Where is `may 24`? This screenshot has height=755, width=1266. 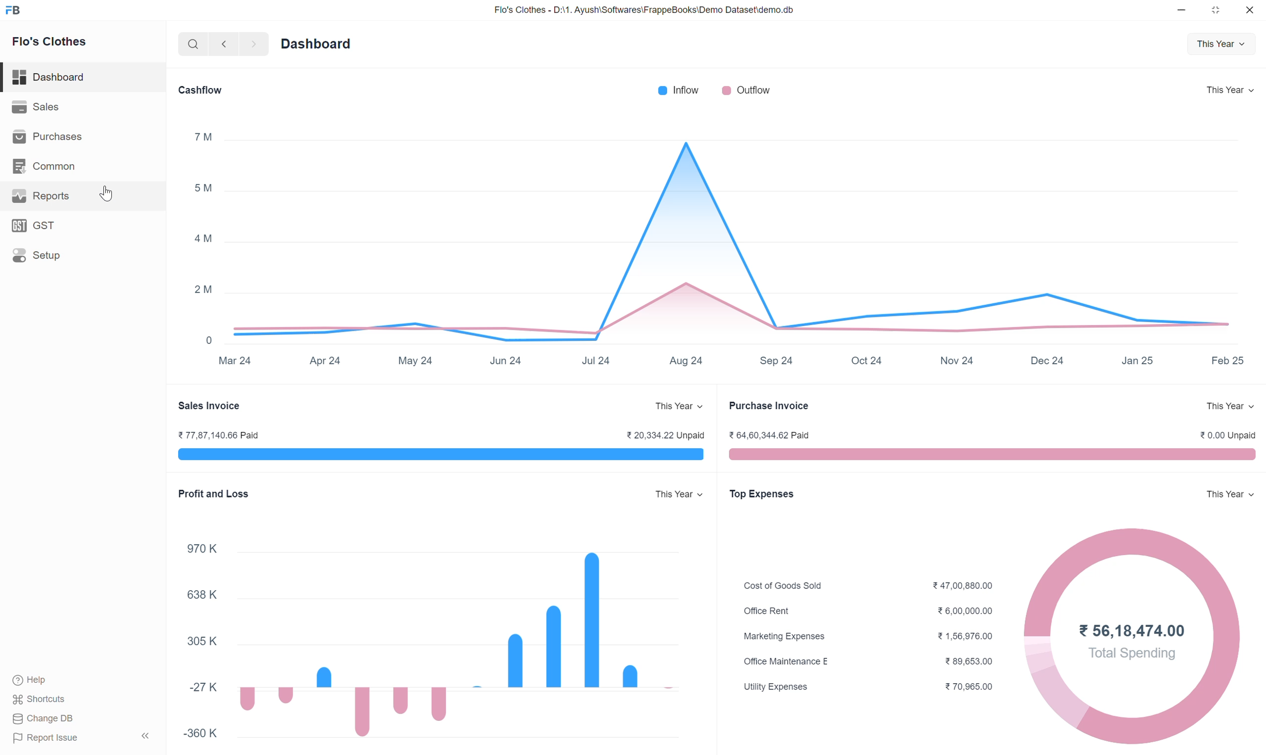
may 24 is located at coordinates (416, 360).